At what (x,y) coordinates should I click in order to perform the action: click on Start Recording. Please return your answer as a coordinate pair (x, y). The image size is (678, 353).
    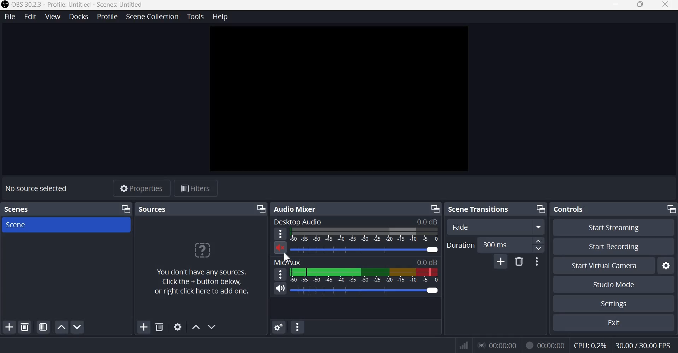
    Looking at the image, I should click on (614, 246).